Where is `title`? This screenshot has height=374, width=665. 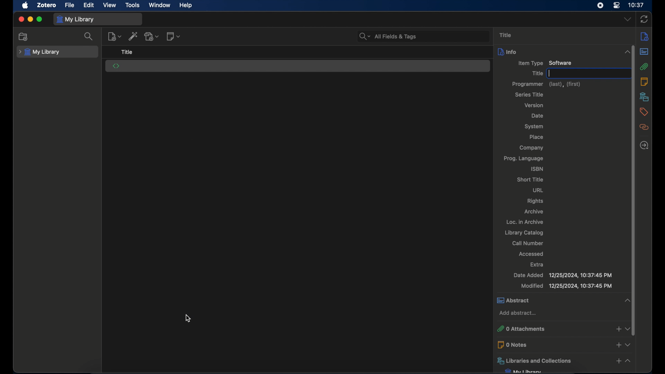 title is located at coordinates (506, 35).